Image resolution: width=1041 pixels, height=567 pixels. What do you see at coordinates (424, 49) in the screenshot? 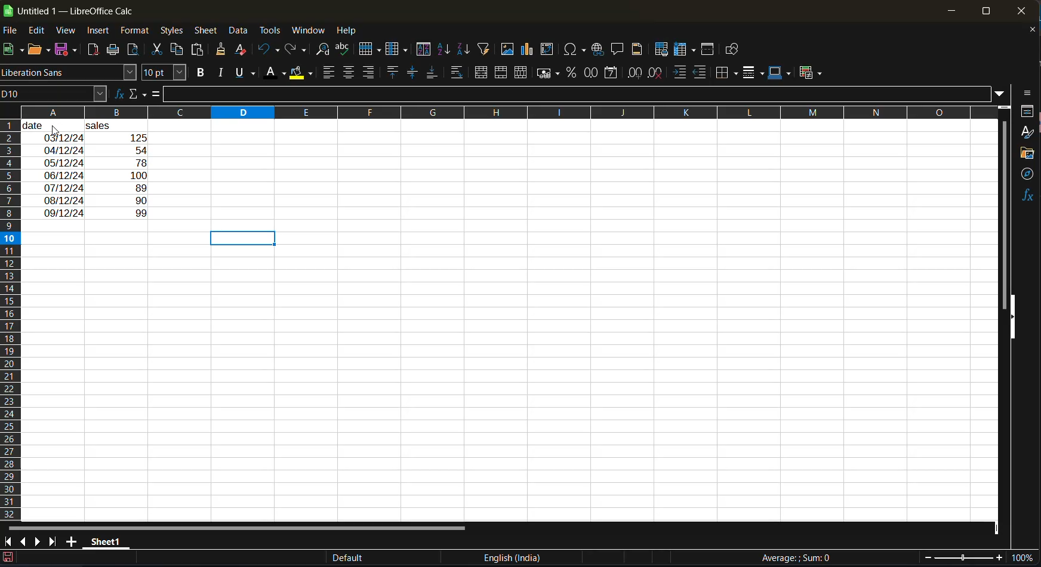
I see `sort` at bounding box center [424, 49].